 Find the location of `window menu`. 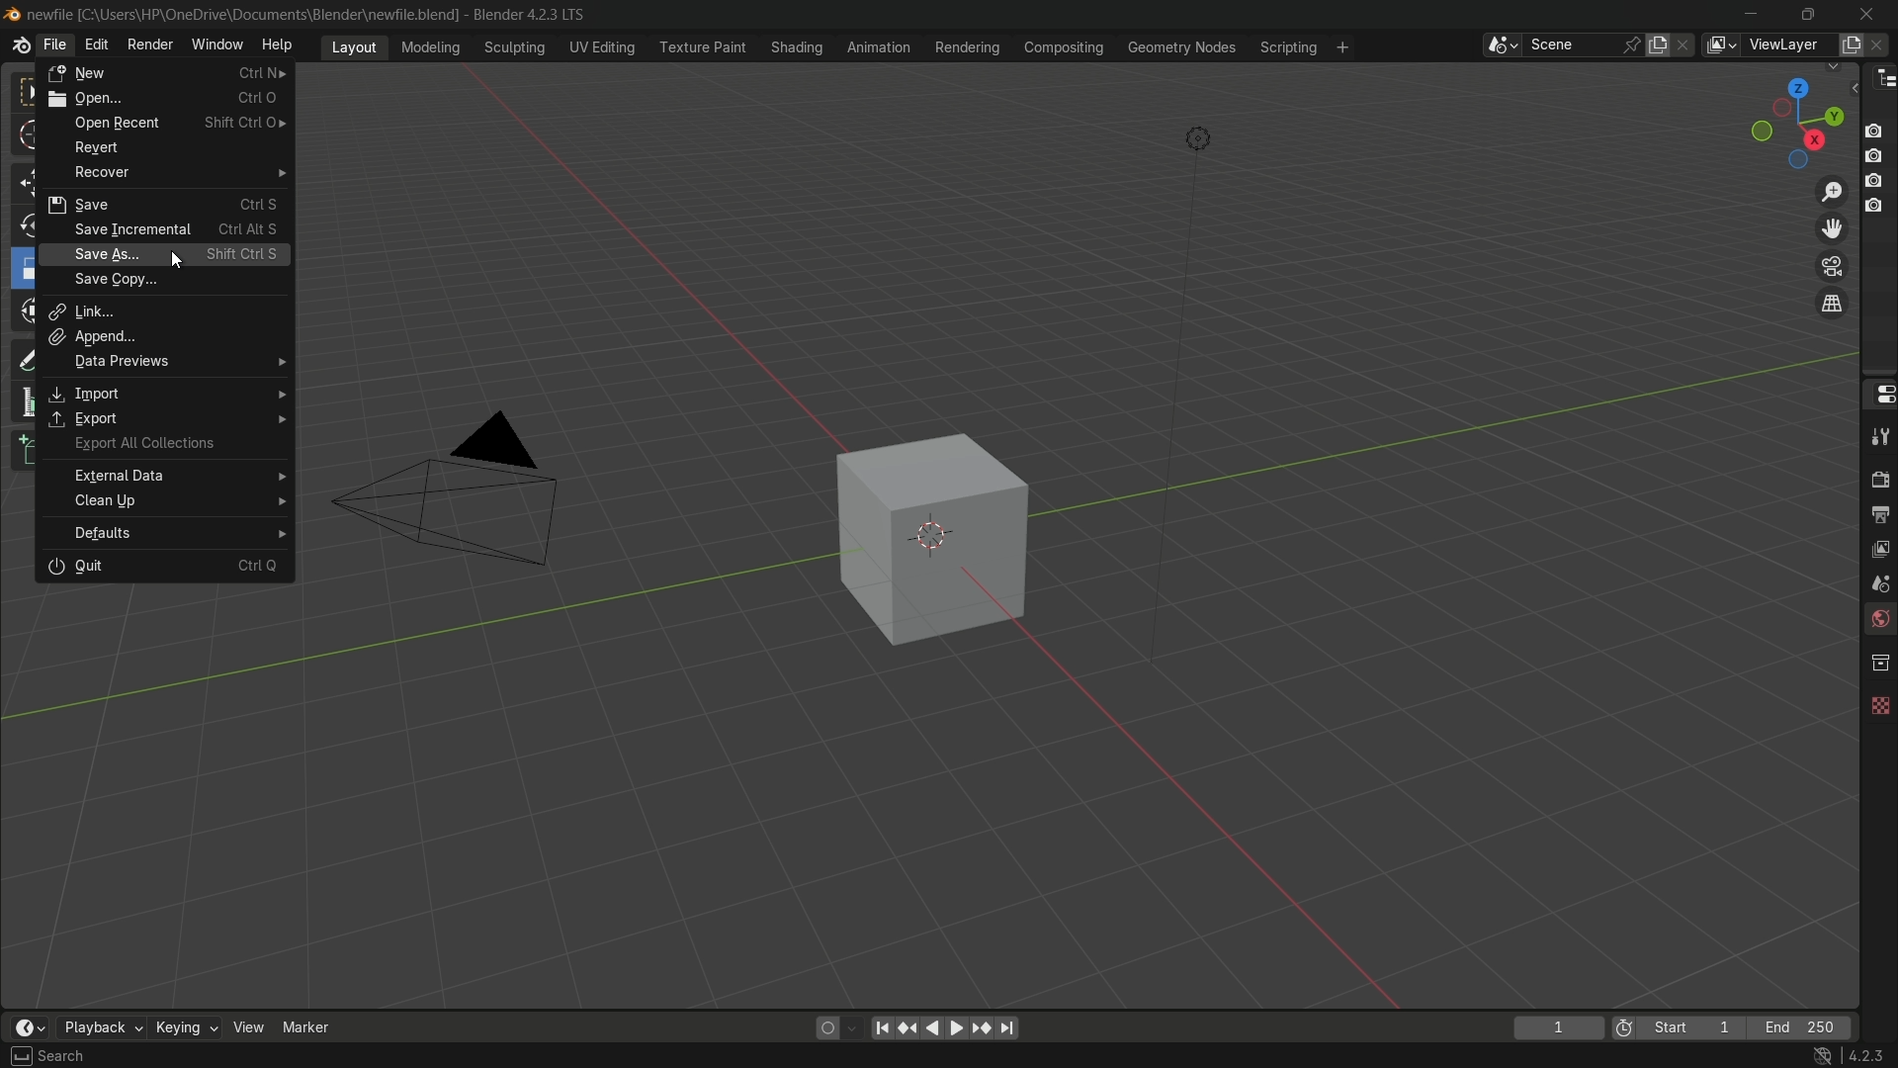

window menu is located at coordinates (217, 44).